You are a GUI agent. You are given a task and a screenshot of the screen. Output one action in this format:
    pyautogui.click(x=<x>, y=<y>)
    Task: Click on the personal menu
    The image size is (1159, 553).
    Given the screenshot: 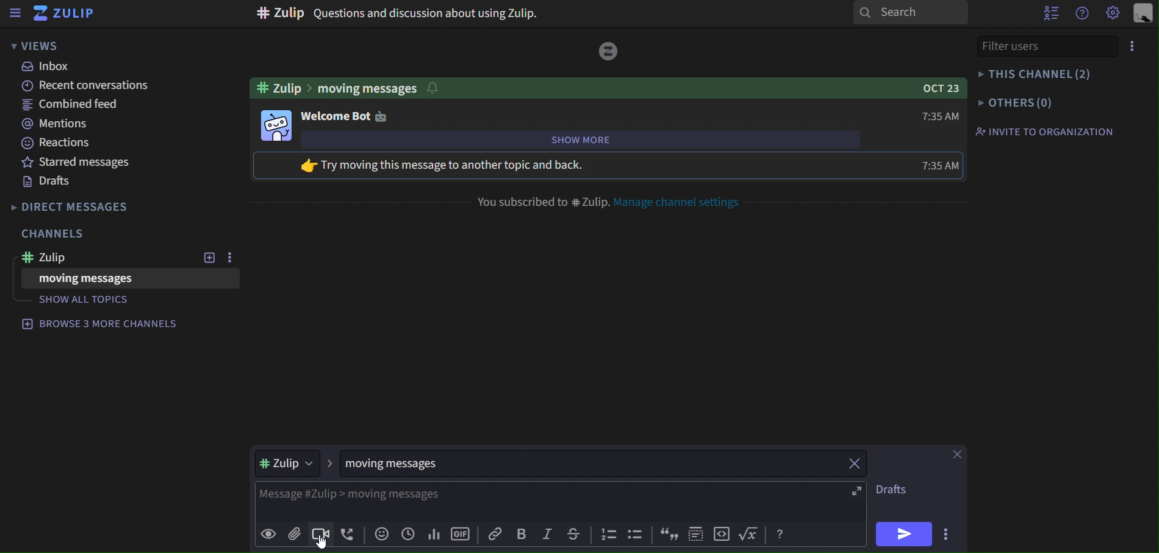 What is the action you would take?
    pyautogui.click(x=1141, y=15)
    